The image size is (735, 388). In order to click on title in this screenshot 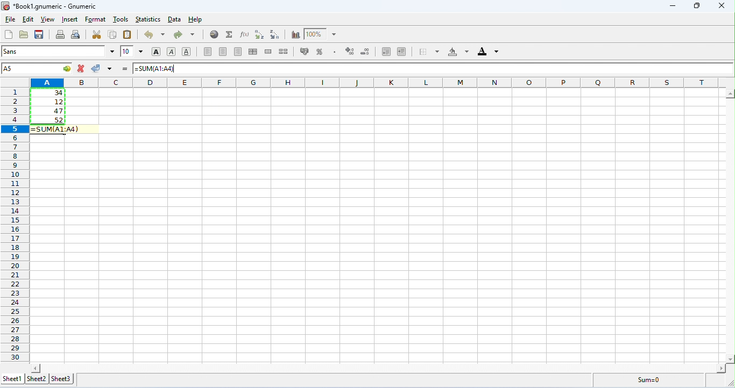, I will do `click(48, 6)`.